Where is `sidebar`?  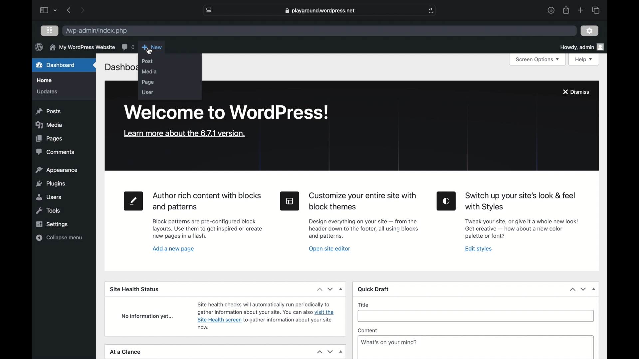
sidebar is located at coordinates (44, 10).